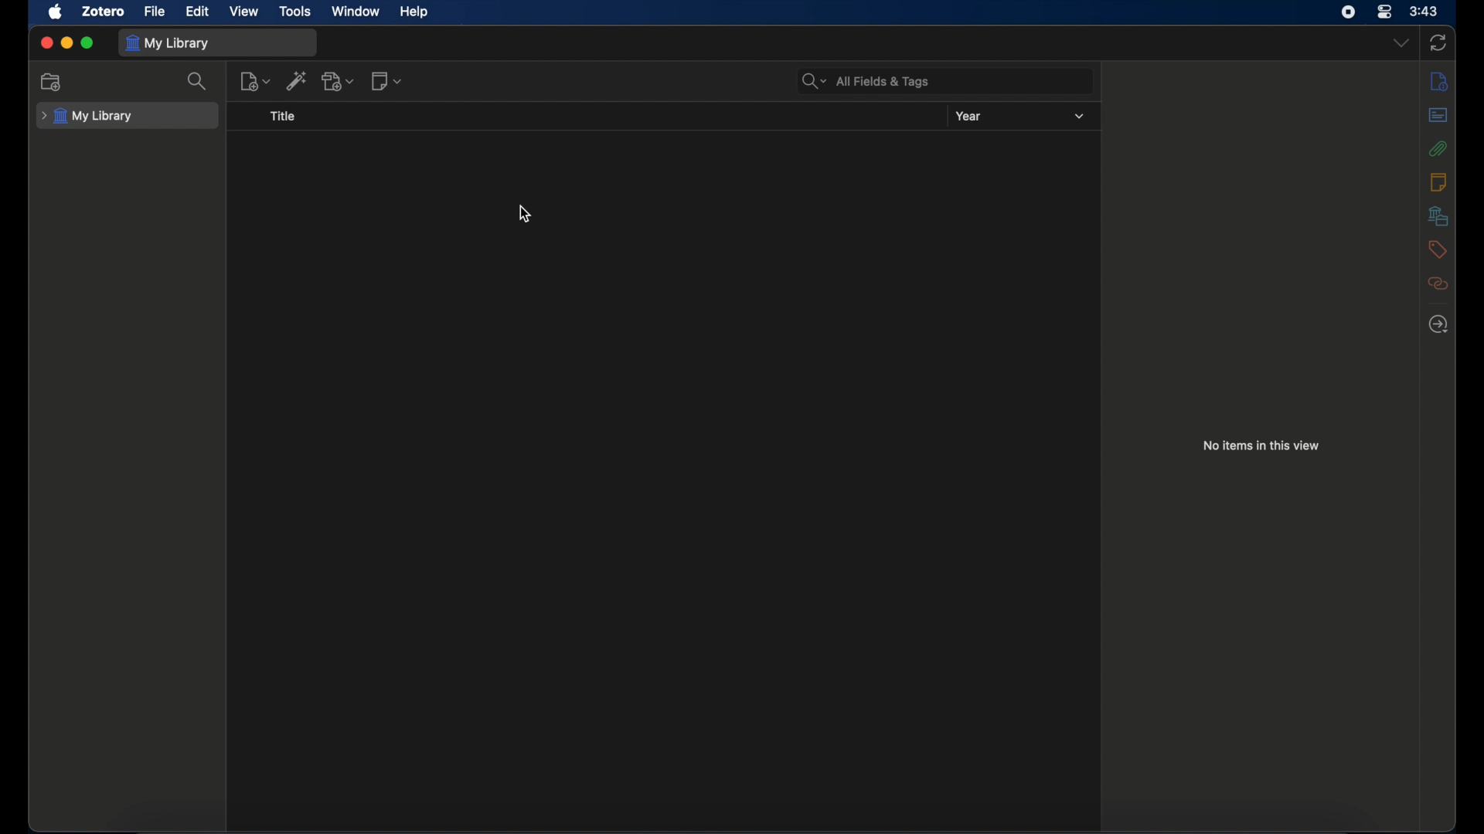  What do you see at coordinates (66, 42) in the screenshot?
I see `minimize` at bounding box center [66, 42].